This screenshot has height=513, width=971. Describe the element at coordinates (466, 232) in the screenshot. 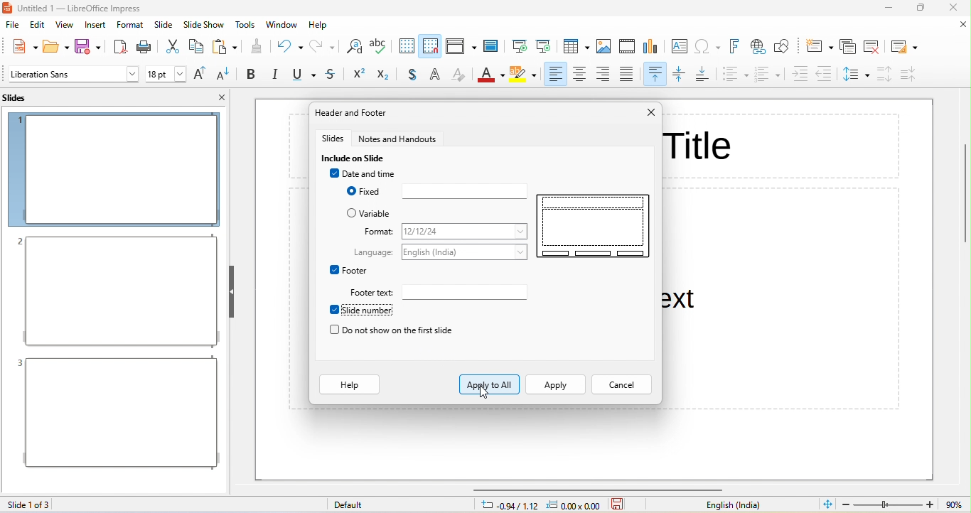

I see `format` at that location.